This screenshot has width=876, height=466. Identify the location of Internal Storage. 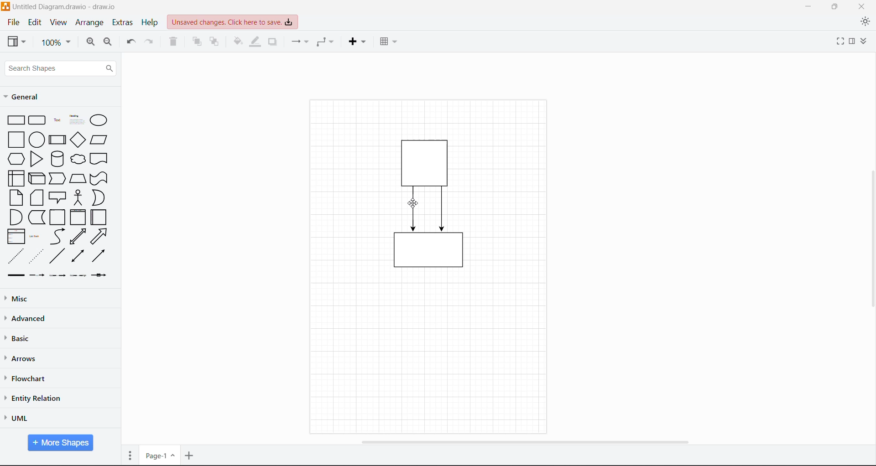
(15, 178).